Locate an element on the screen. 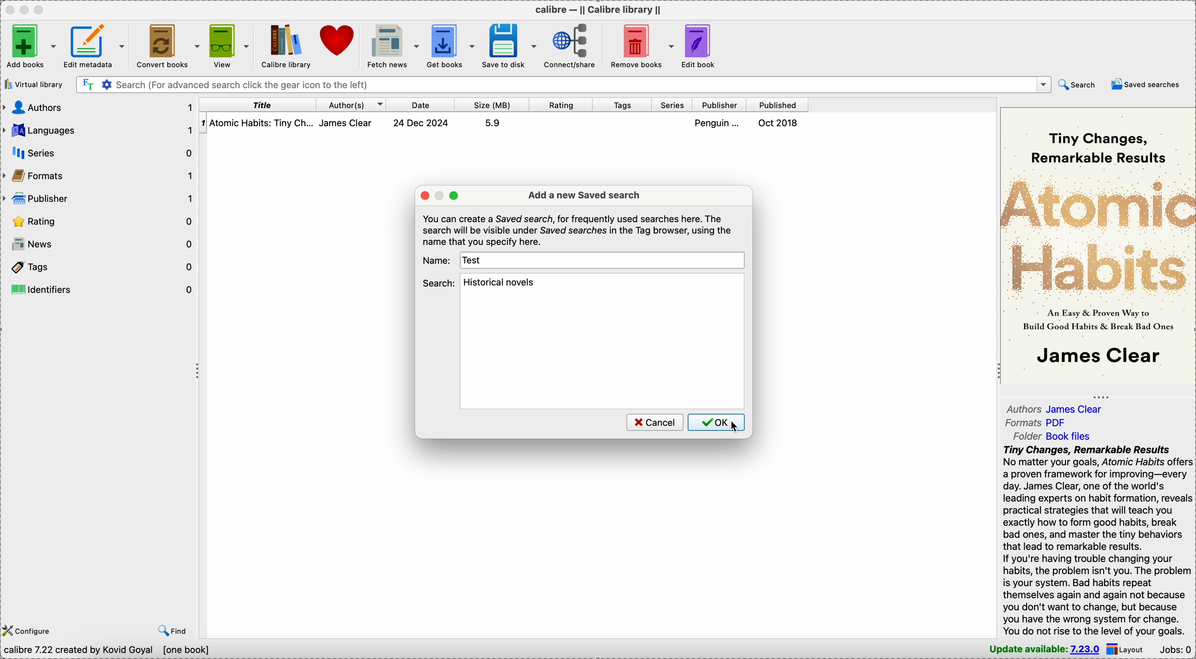  title is located at coordinates (258, 104).